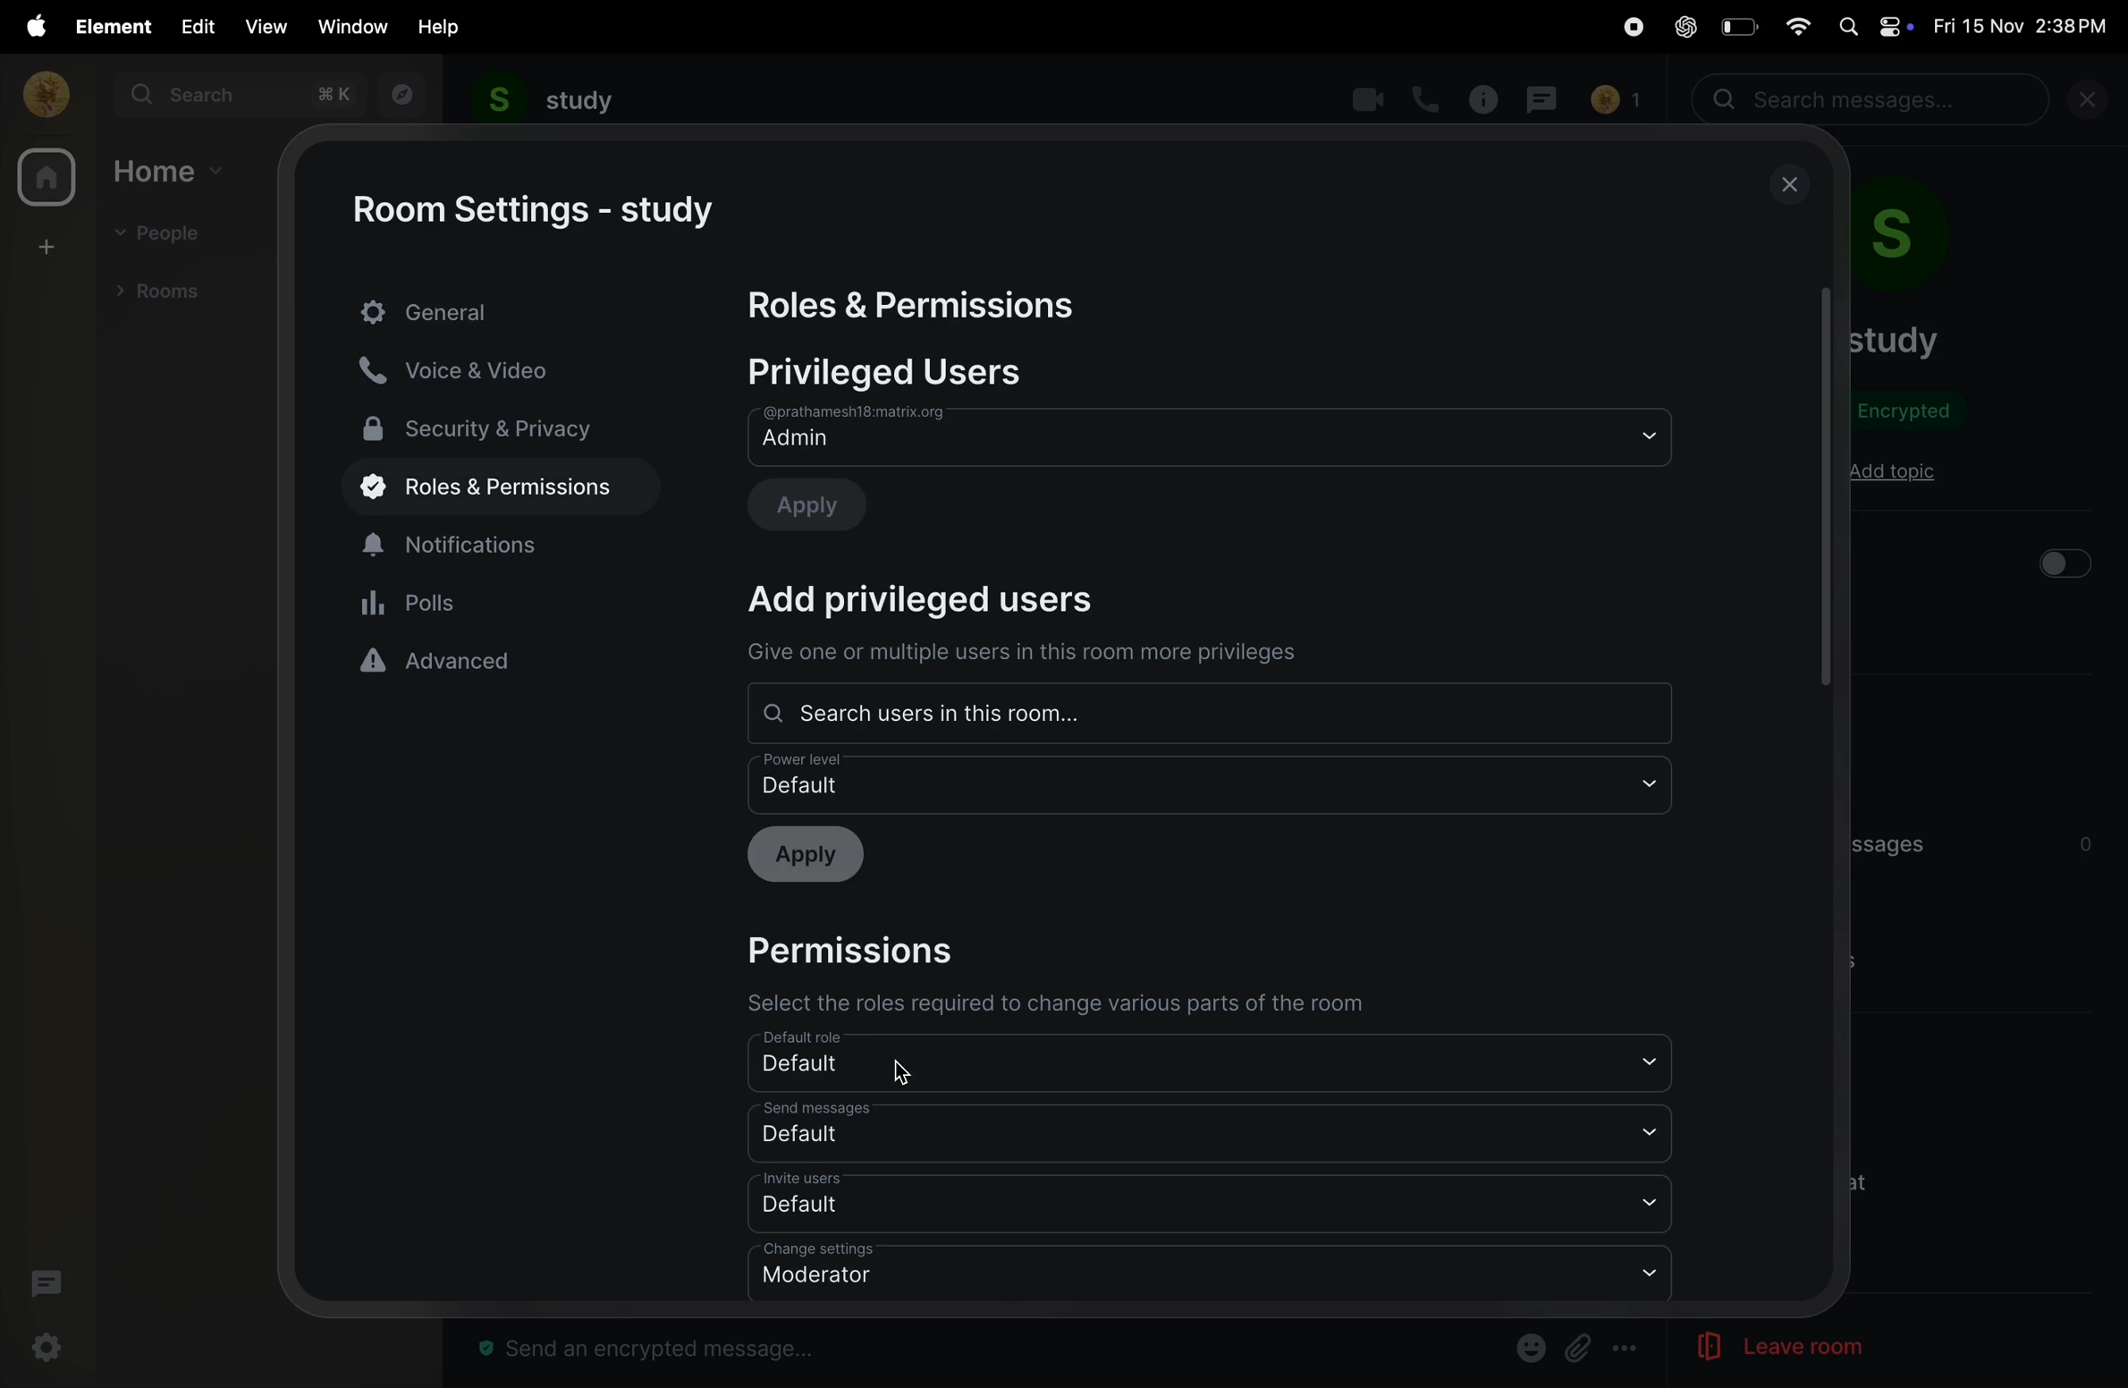  I want to click on chatgpt, so click(1685, 29).